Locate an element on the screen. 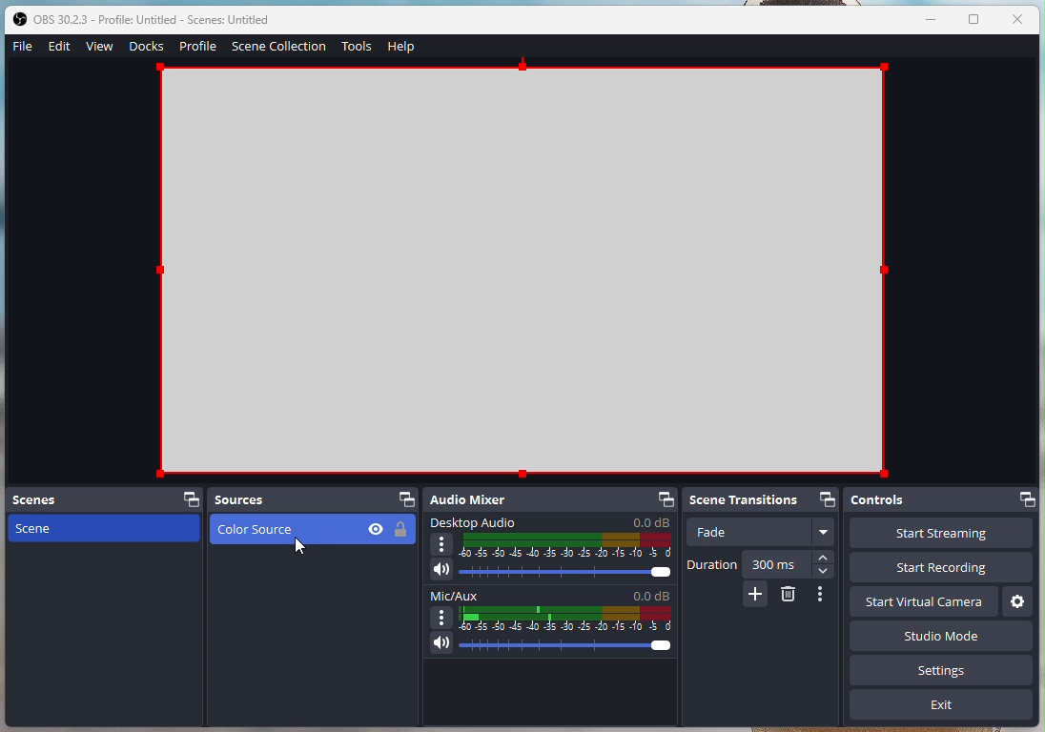 This screenshot has width=1045, height=732. Added is located at coordinates (755, 596).